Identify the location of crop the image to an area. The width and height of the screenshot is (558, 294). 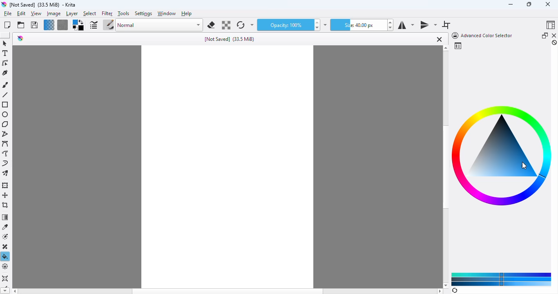
(6, 205).